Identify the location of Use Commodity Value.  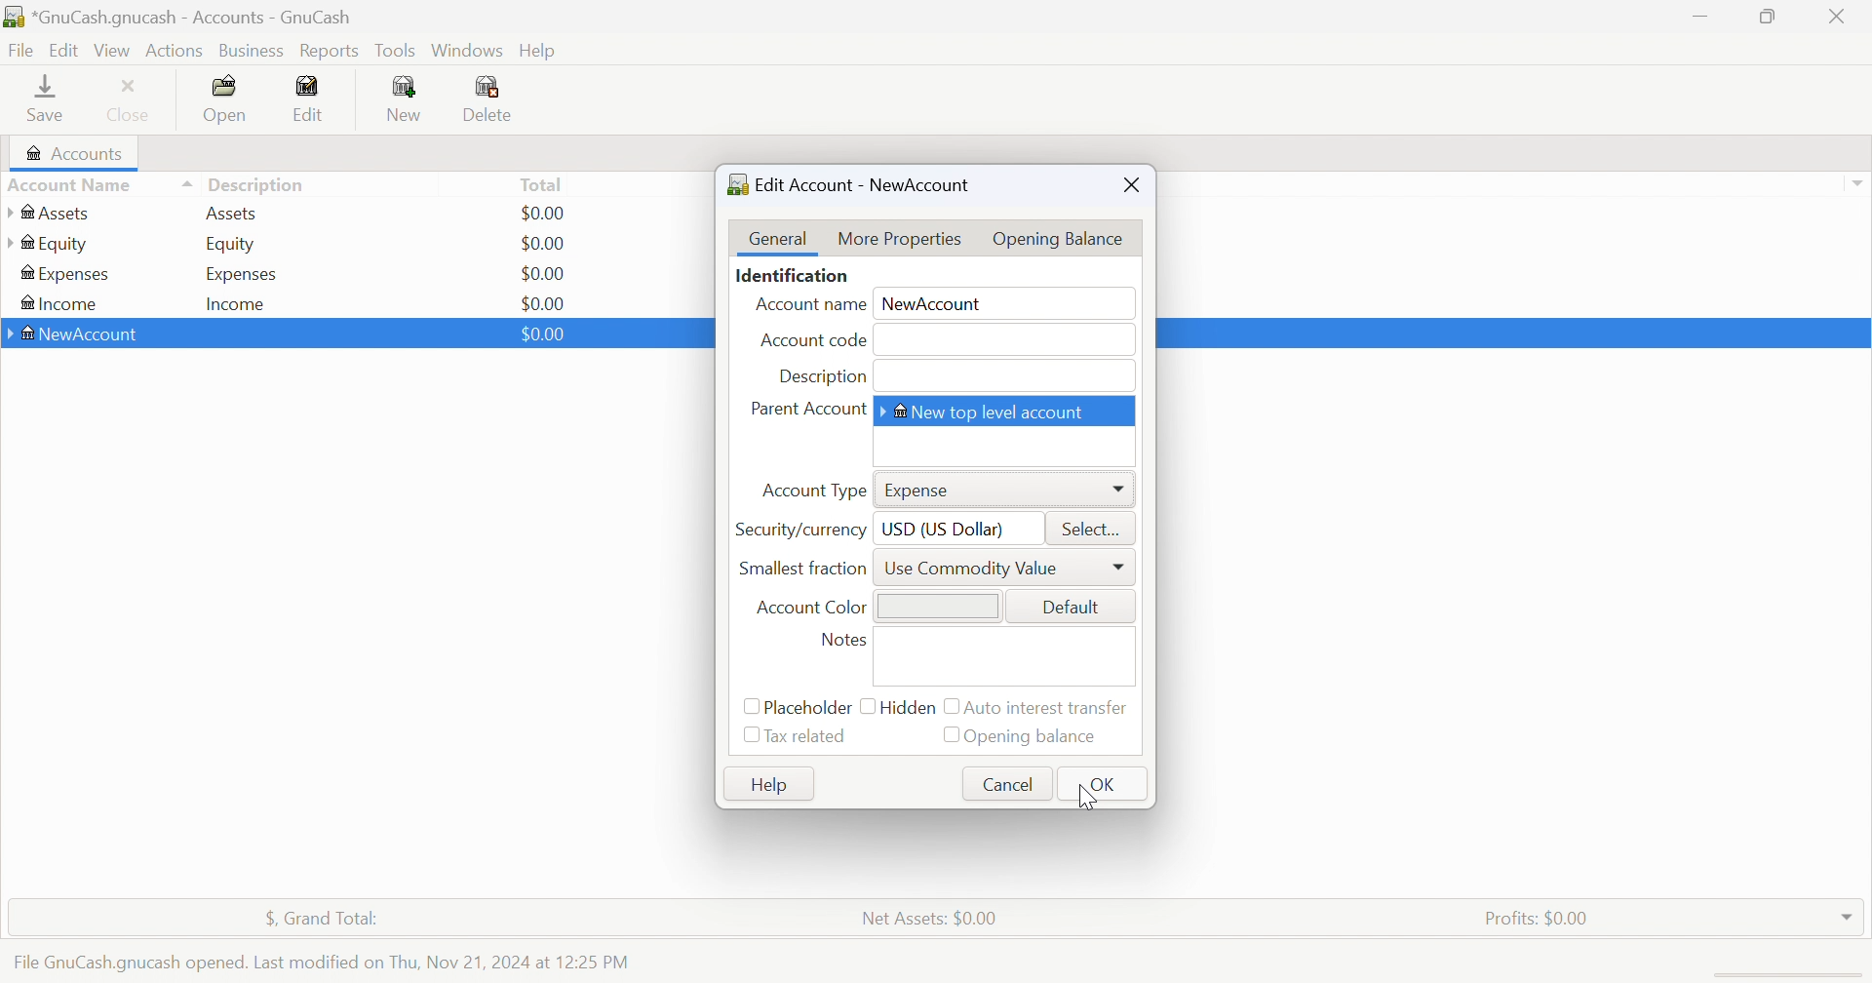
(979, 568).